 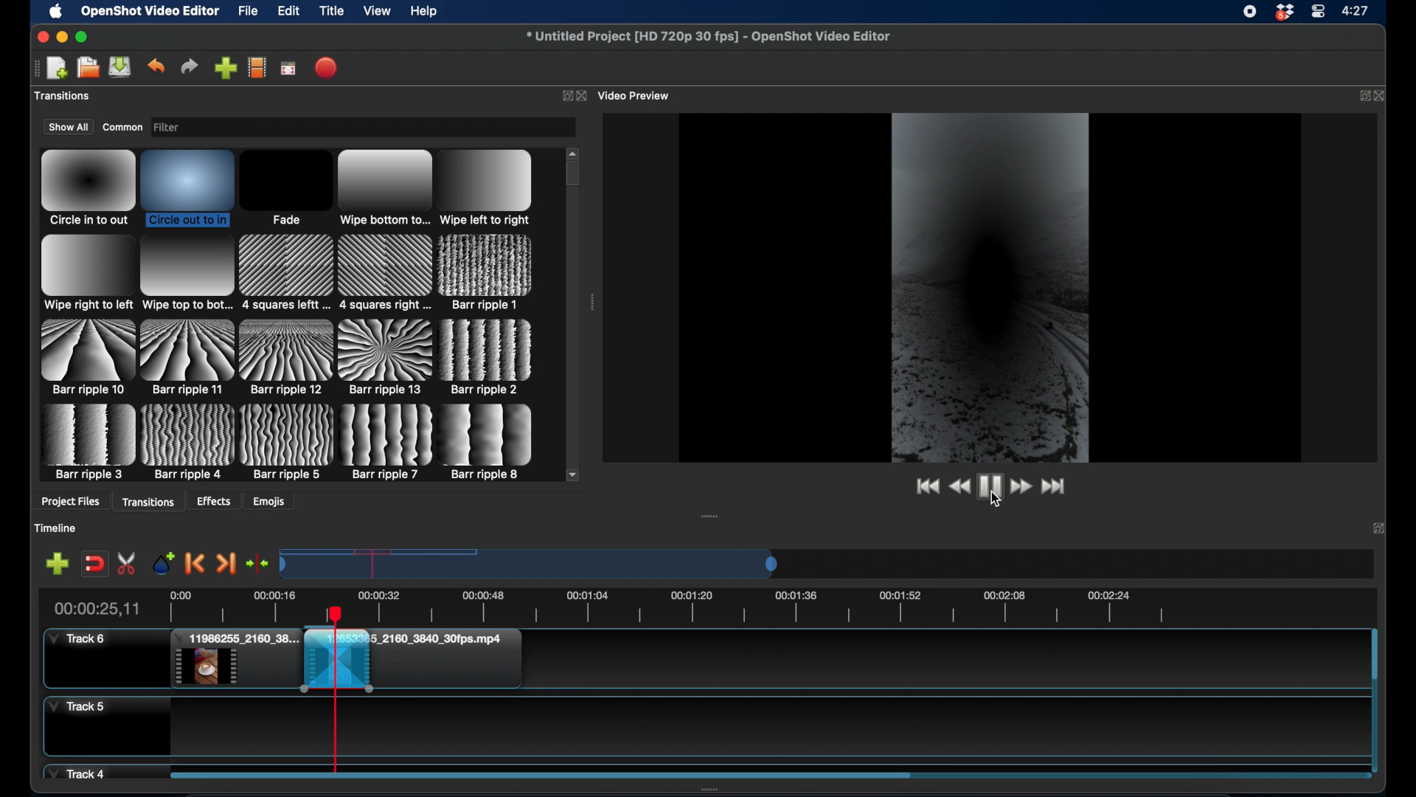 What do you see at coordinates (235, 660) in the screenshot?
I see `clip` at bounding box center [235, 660].